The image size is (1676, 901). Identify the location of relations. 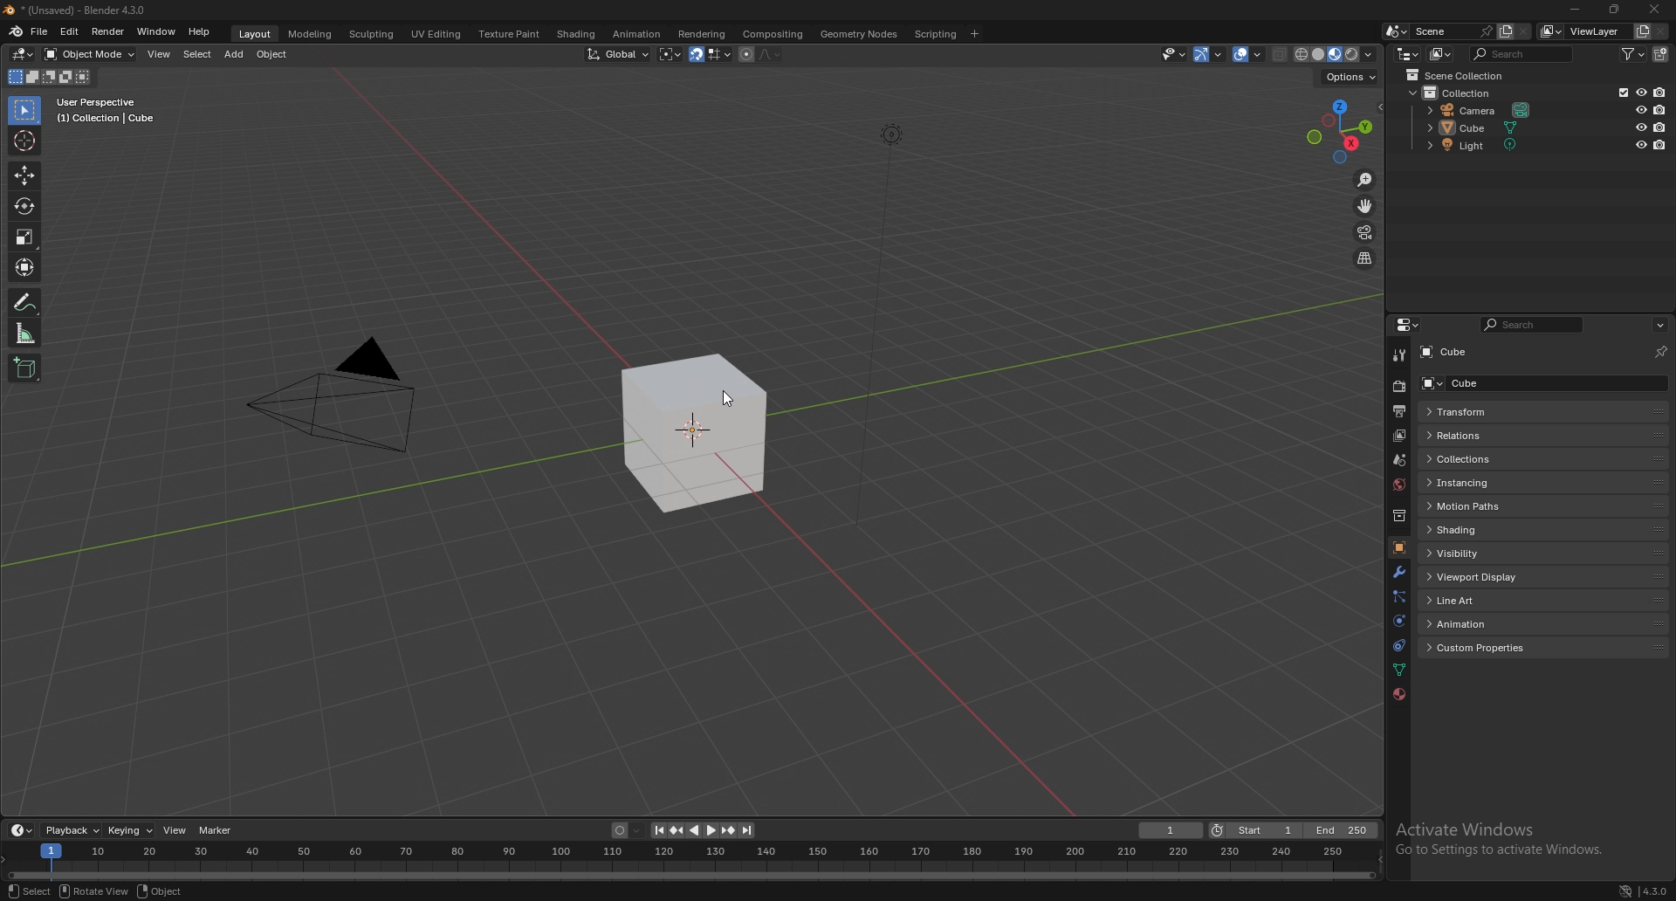
(1543, 437).